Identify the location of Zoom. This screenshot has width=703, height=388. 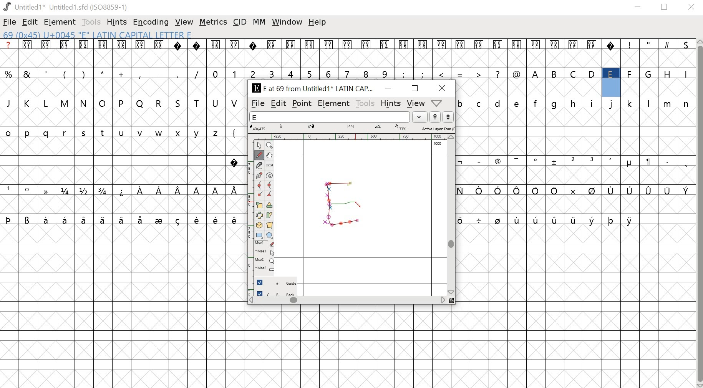
(269, 146).